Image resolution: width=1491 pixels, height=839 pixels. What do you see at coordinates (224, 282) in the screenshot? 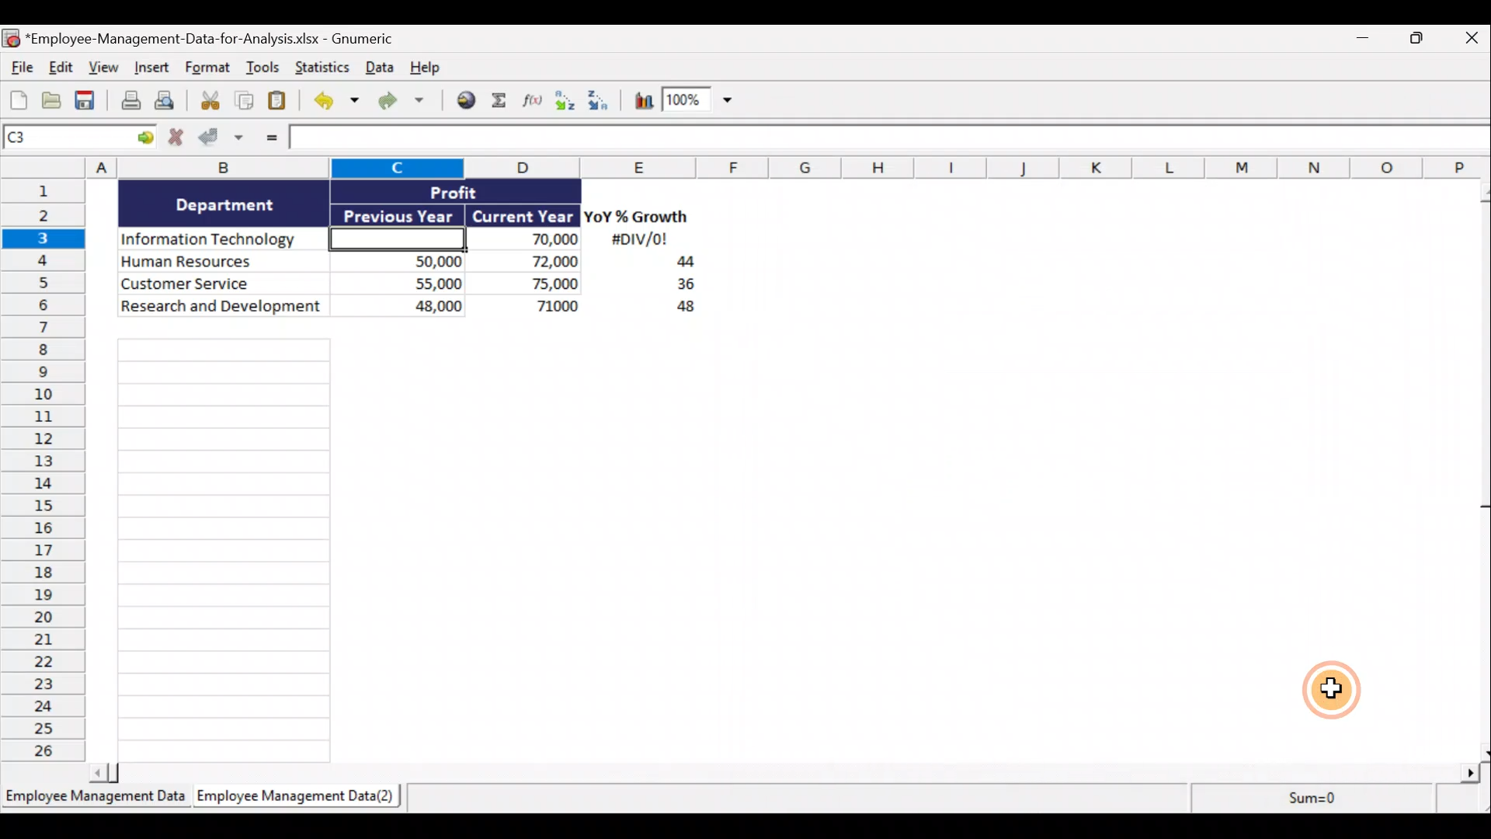
I see `Customer Service` at bounding box center [224, 282].